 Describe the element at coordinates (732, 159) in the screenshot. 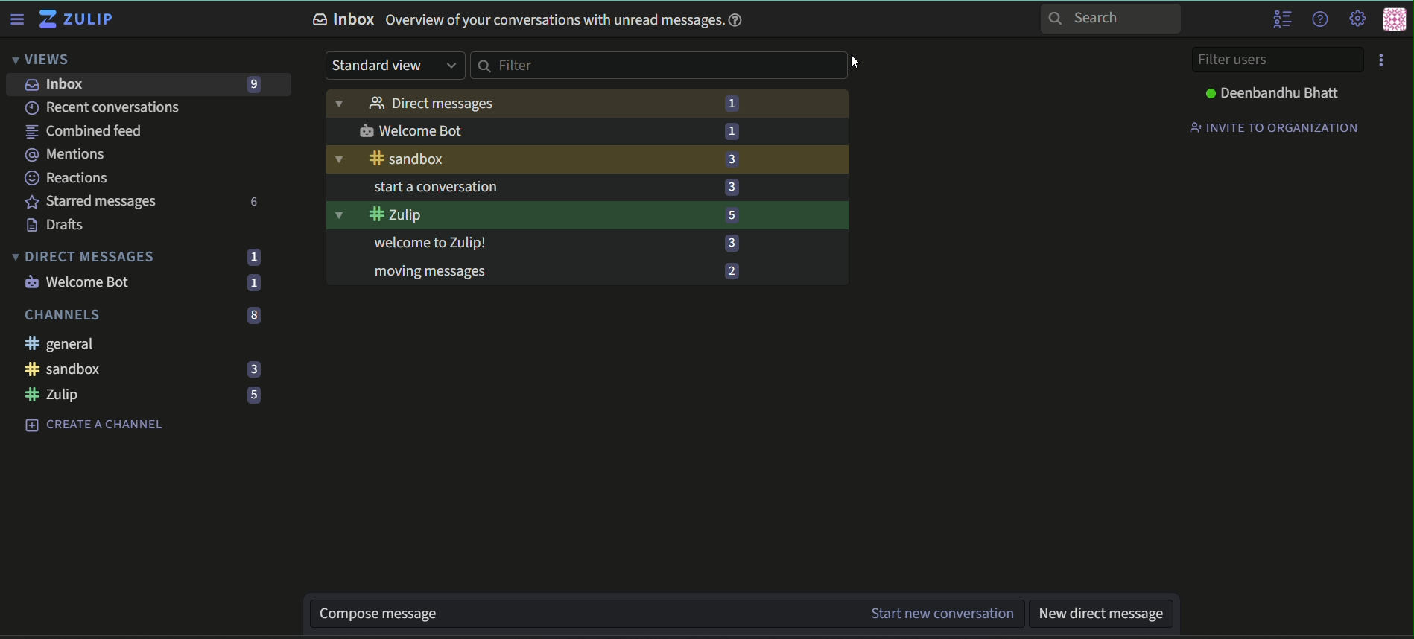

I see `Number` at that location.